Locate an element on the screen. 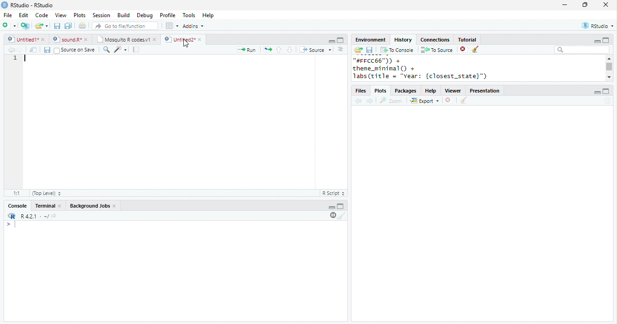 The height and width of the screenshot is (324, 617). minimize is located at coordinates (332, 208).